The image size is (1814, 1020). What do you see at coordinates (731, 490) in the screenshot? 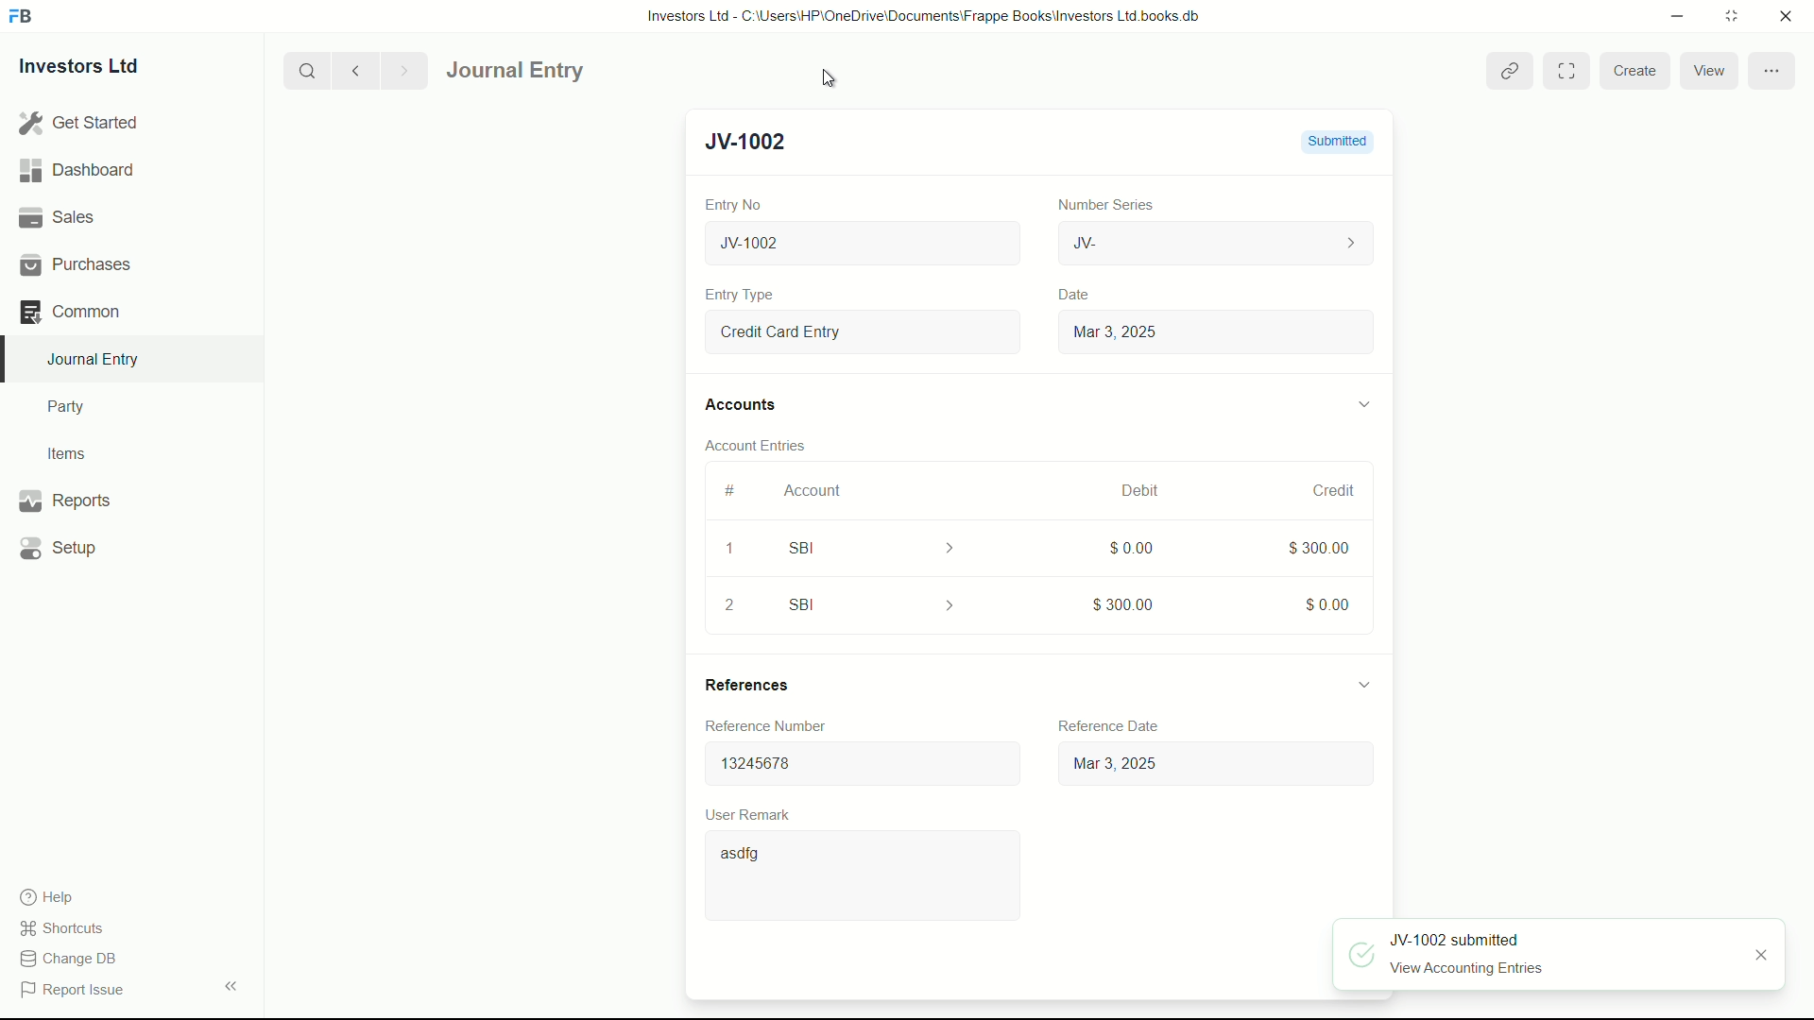
I see `#` at bounding box center [731, 490].